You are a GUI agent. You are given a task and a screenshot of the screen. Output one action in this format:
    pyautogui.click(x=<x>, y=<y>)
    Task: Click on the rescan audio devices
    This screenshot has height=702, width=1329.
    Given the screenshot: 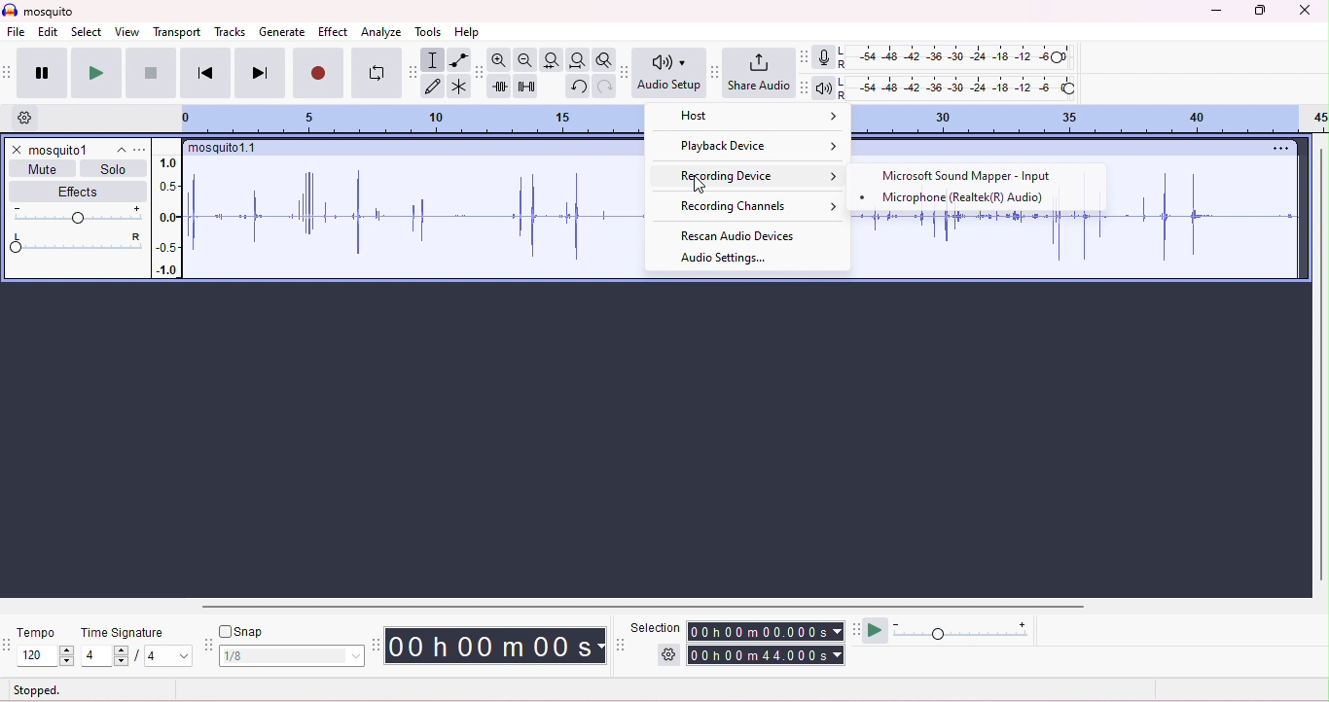 What is the action you would take?
    pyautogui.click(x=740, y=233)
    